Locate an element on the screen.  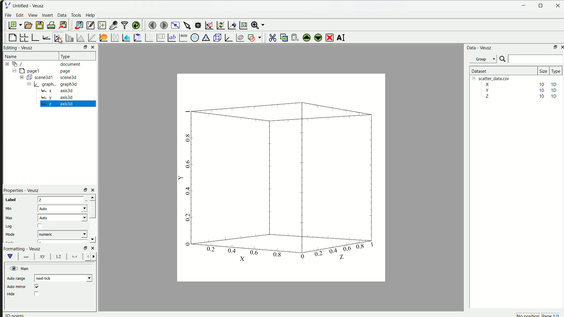
rezise is located at coordinates (84, 190).